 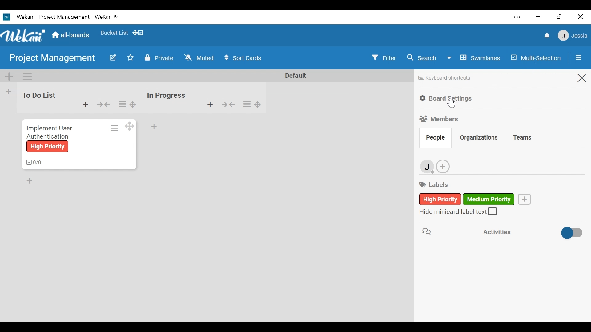 What do you see at coordinates (495, 231) in the screenshot?
I see ` Activities` at bounding box center [495, 231].